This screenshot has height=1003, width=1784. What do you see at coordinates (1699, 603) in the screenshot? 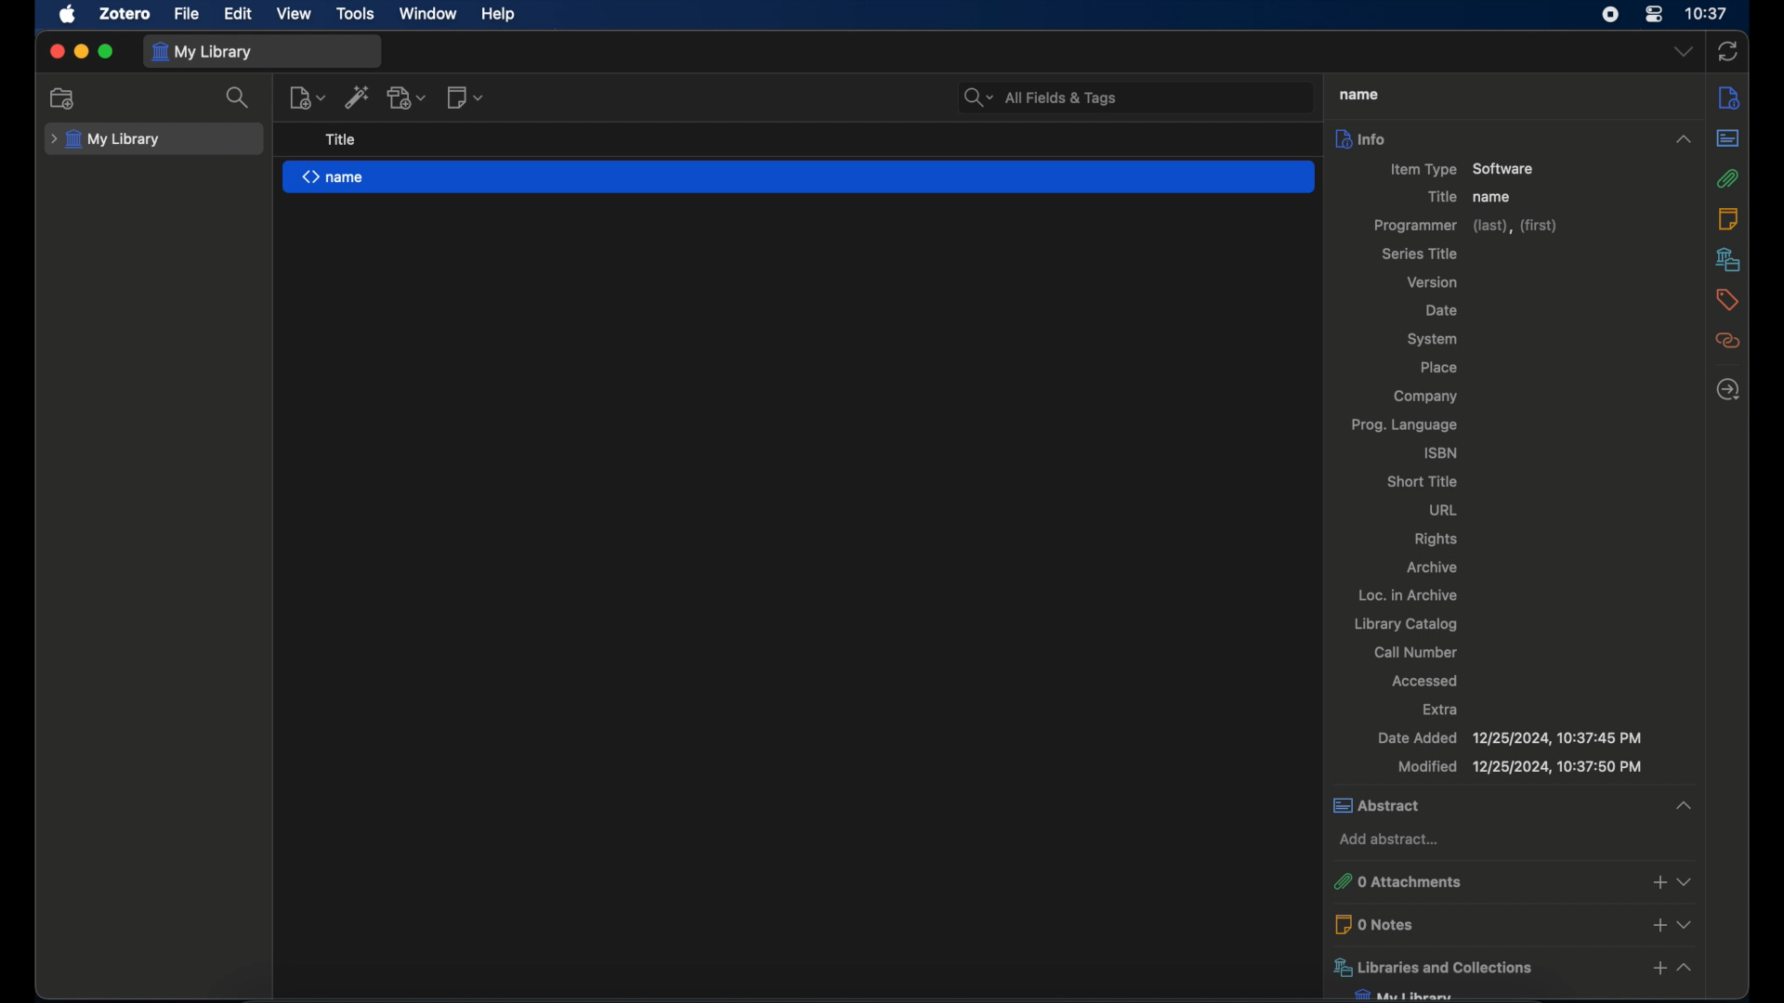
I see `vertical scrollbar` at bounding box center [1699, 603].